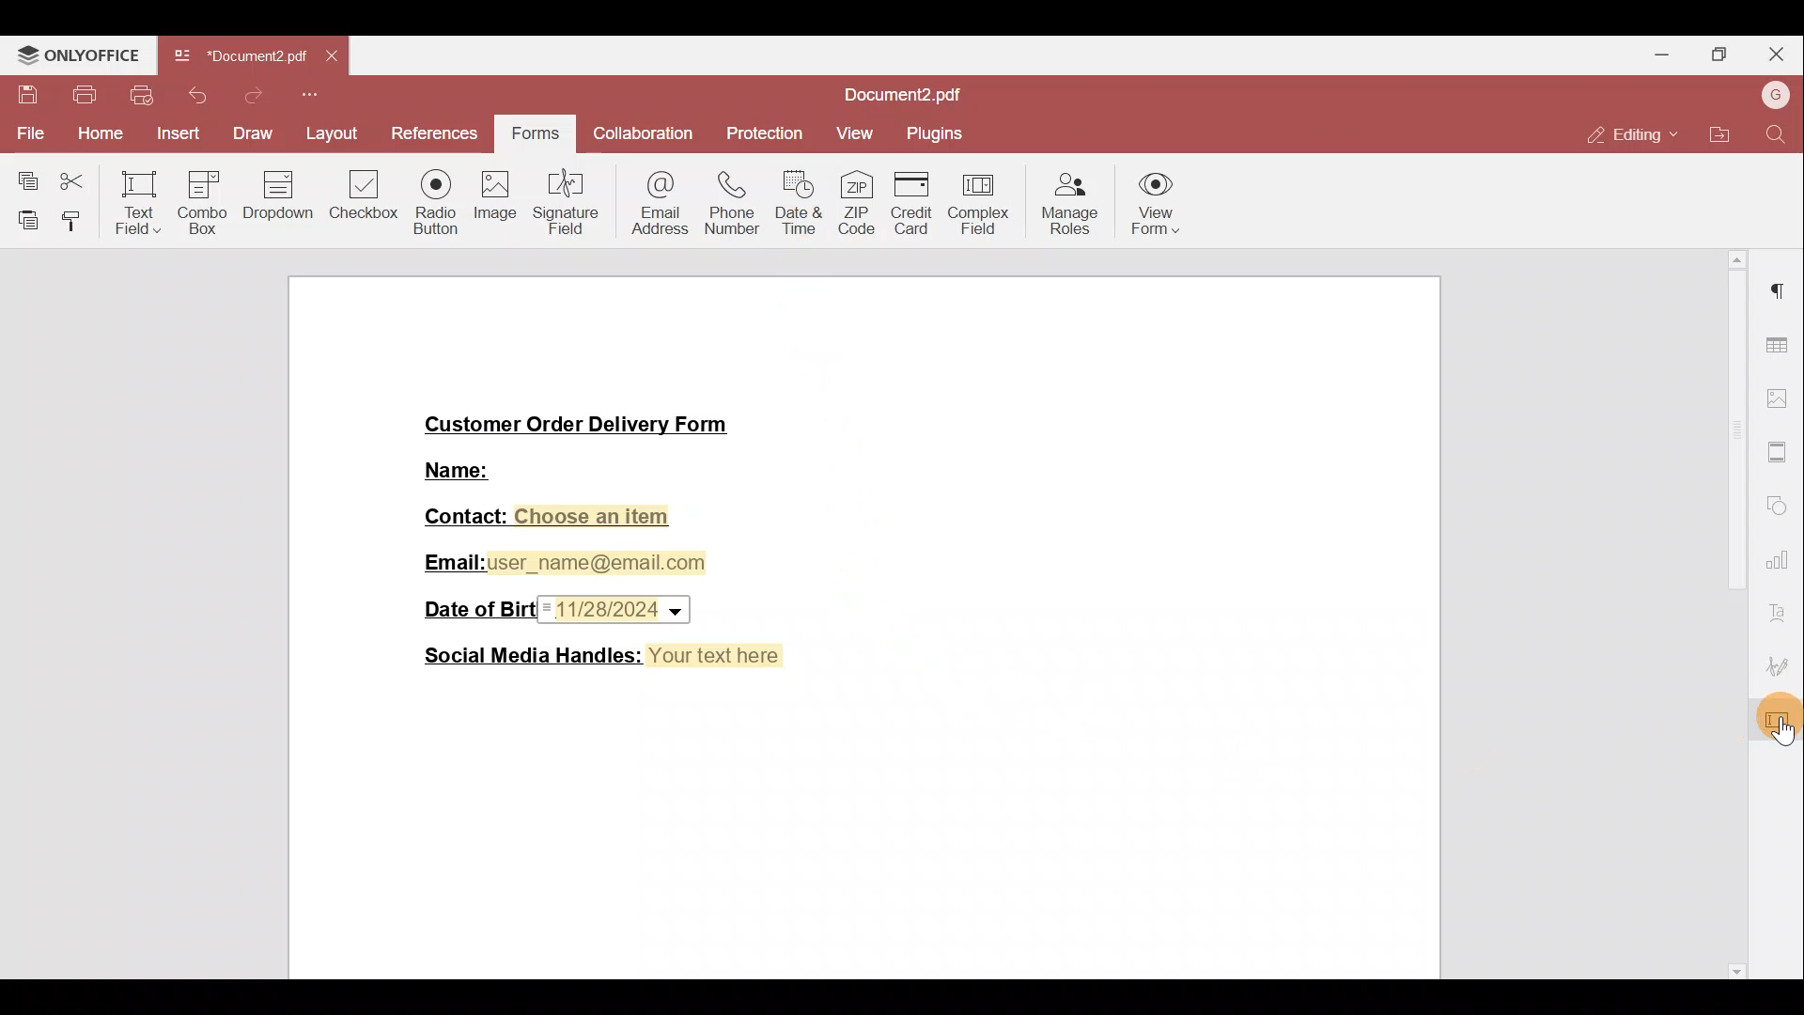 The height and width of the screenshot is (1015, 1804). What do you see at coordinates (140, 94) in the screenshot?
I see `Quick print` at bounding box center [140, 94].